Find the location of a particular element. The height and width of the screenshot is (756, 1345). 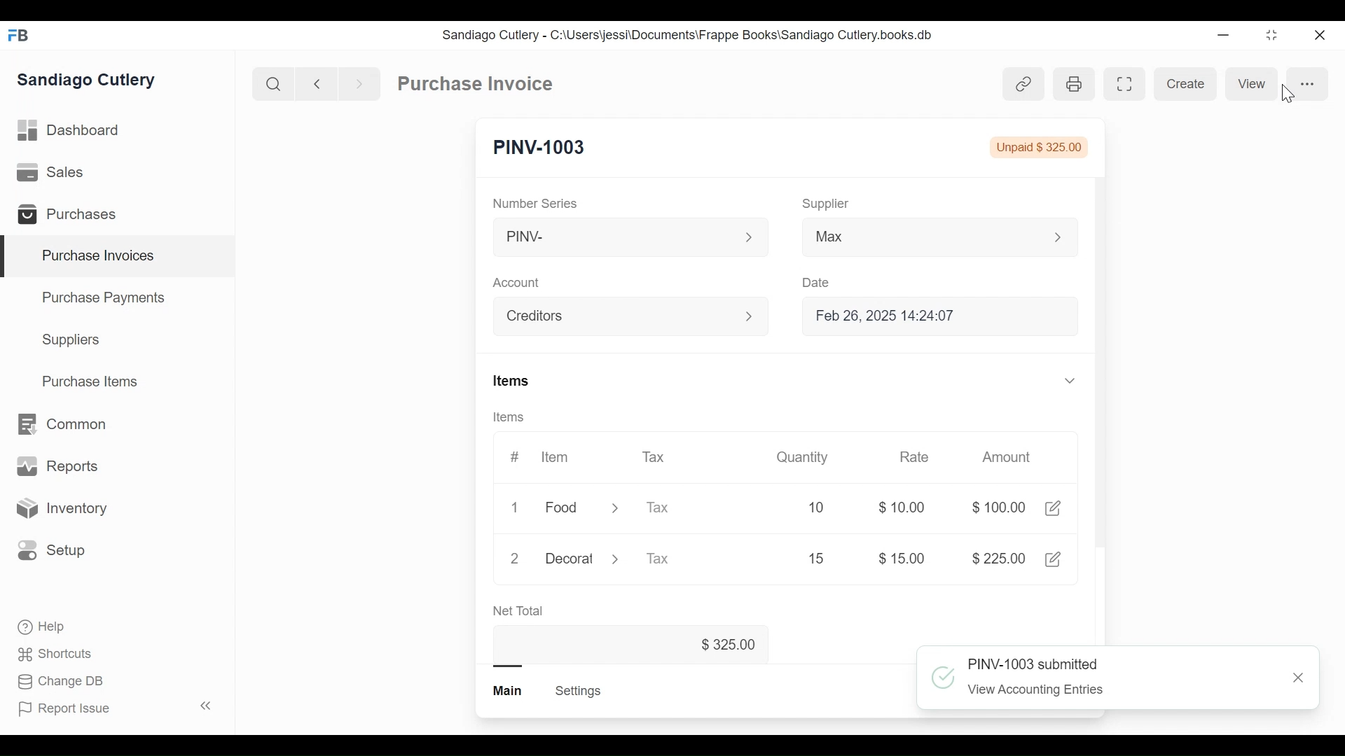

Main is located at coordinates (509, 689).